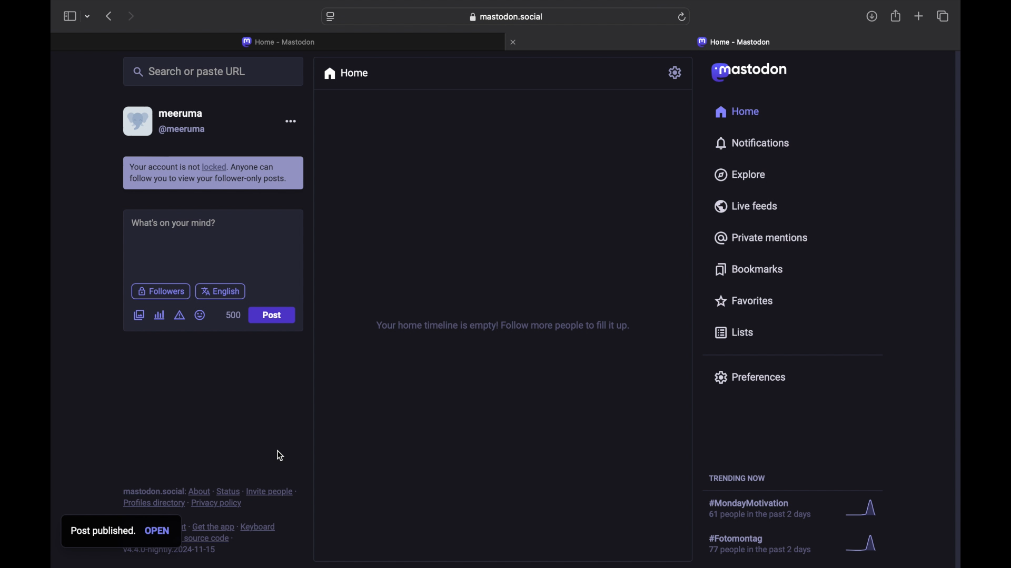  Describe the element at coordinates (160, 291) in the screenshot. I see `followers` at that location.